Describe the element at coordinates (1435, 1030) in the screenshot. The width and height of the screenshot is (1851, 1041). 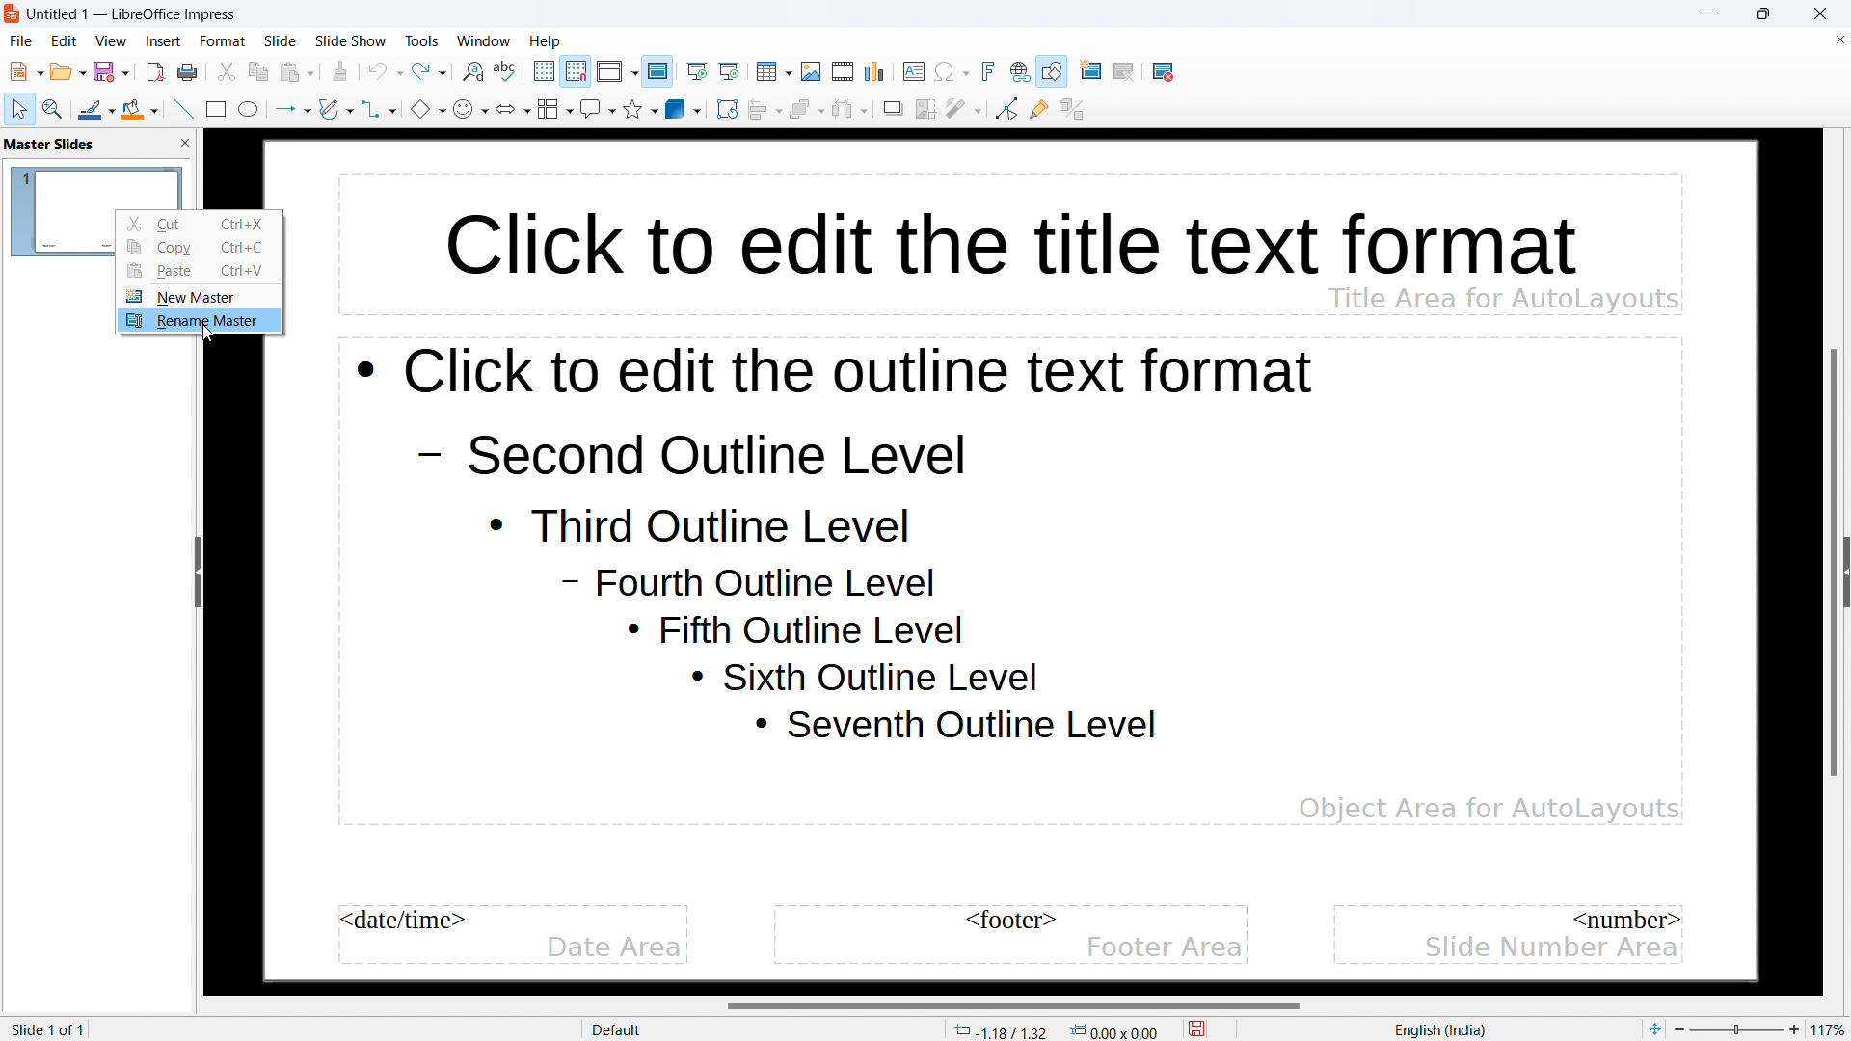
I see `English(India)` at that location.